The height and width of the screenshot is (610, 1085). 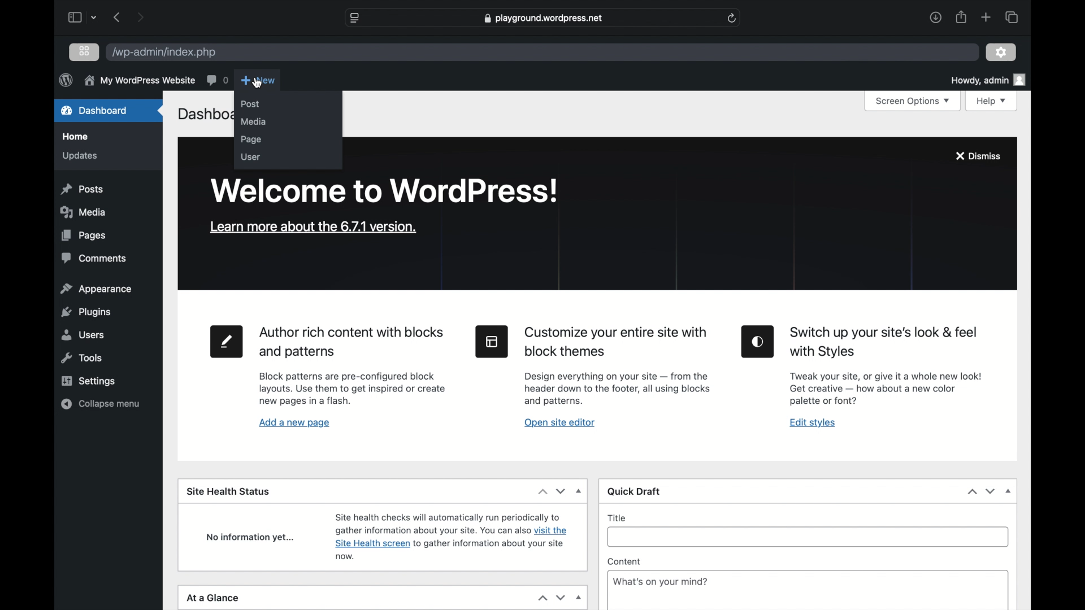 I want to click on downloads, so click(x=936, y=18).